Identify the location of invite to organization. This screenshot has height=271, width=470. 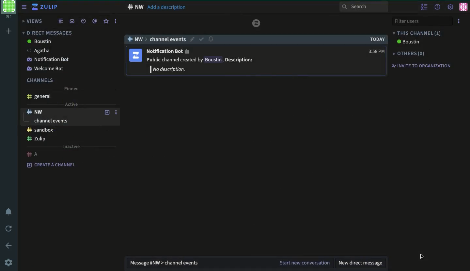
(421, 66).